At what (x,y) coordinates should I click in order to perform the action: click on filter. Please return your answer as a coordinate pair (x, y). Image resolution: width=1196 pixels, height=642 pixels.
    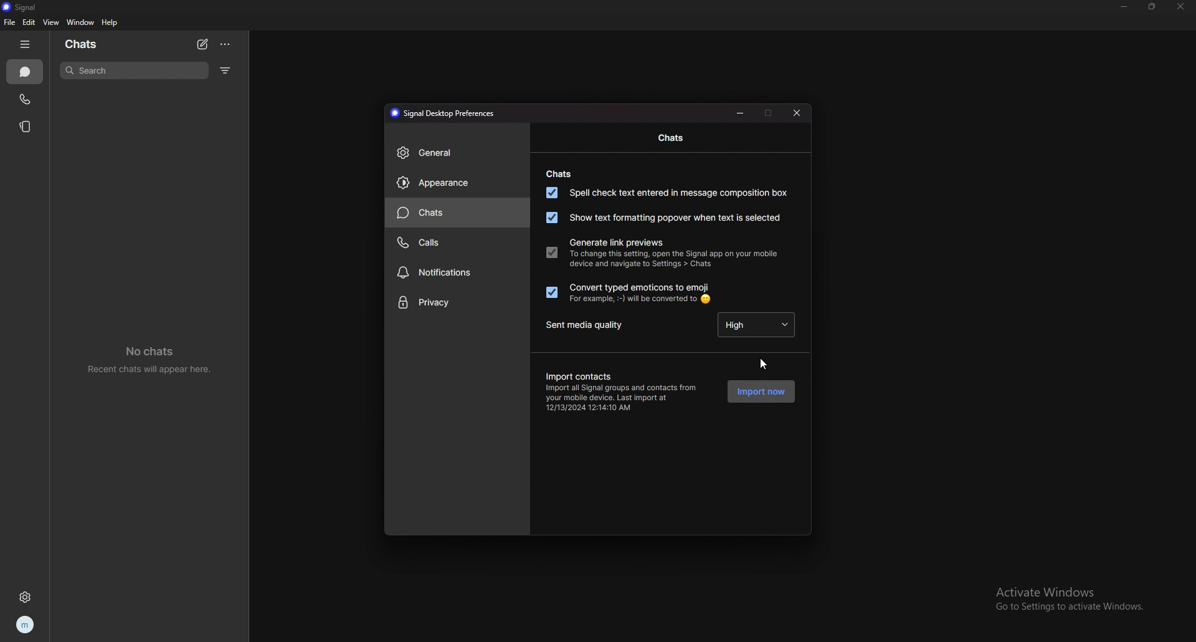
    Looking at the image, I should click on (226, 70).